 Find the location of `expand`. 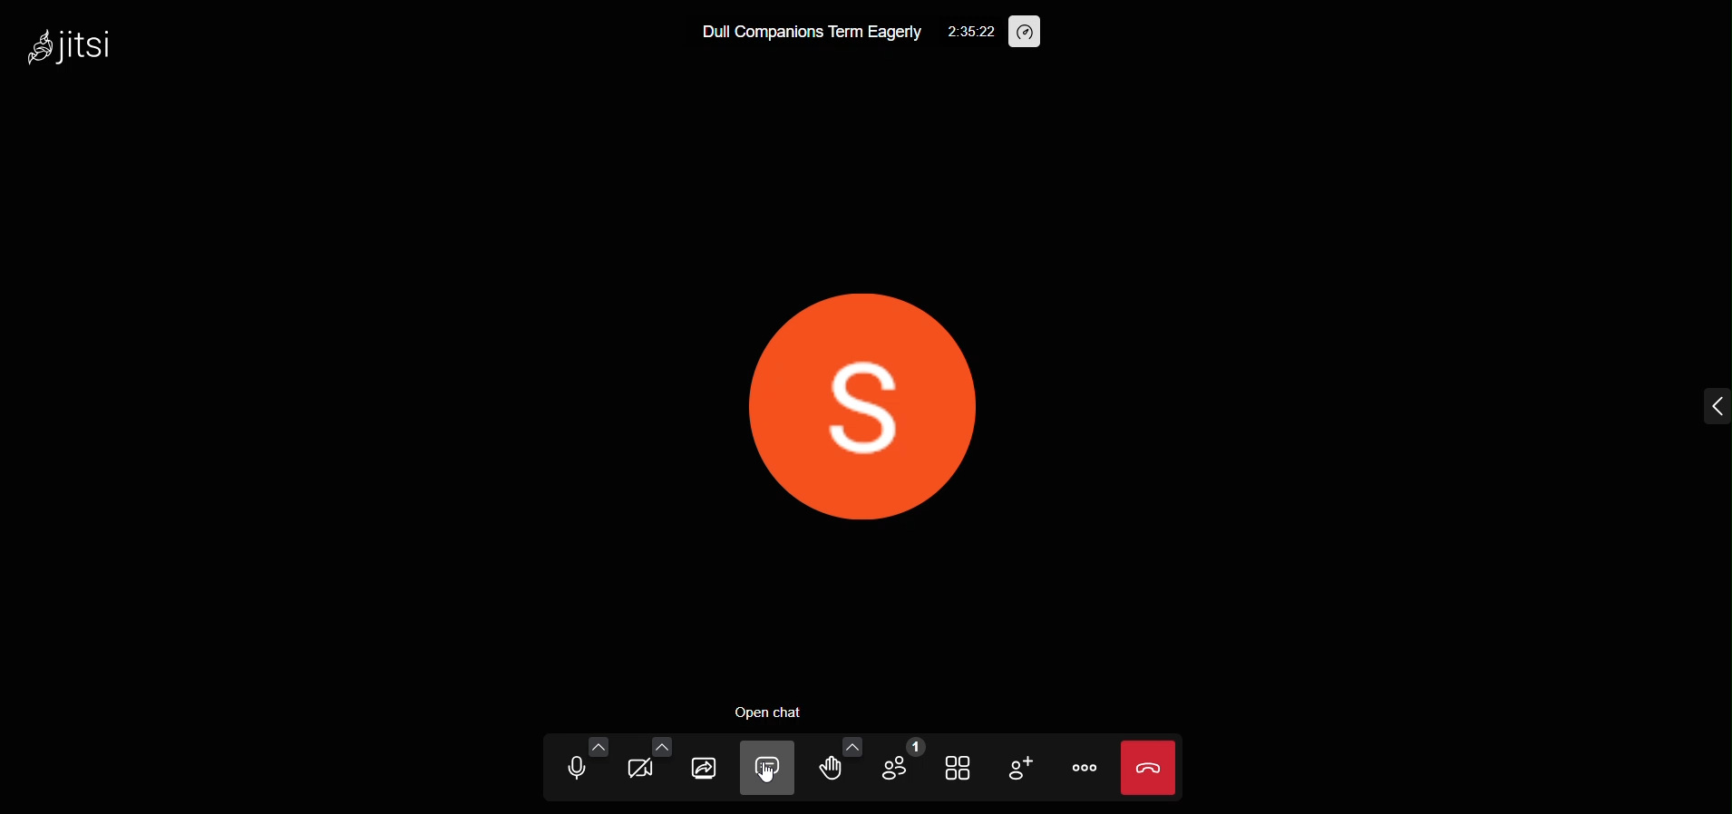

expand is located at coordinates (1698, 405).